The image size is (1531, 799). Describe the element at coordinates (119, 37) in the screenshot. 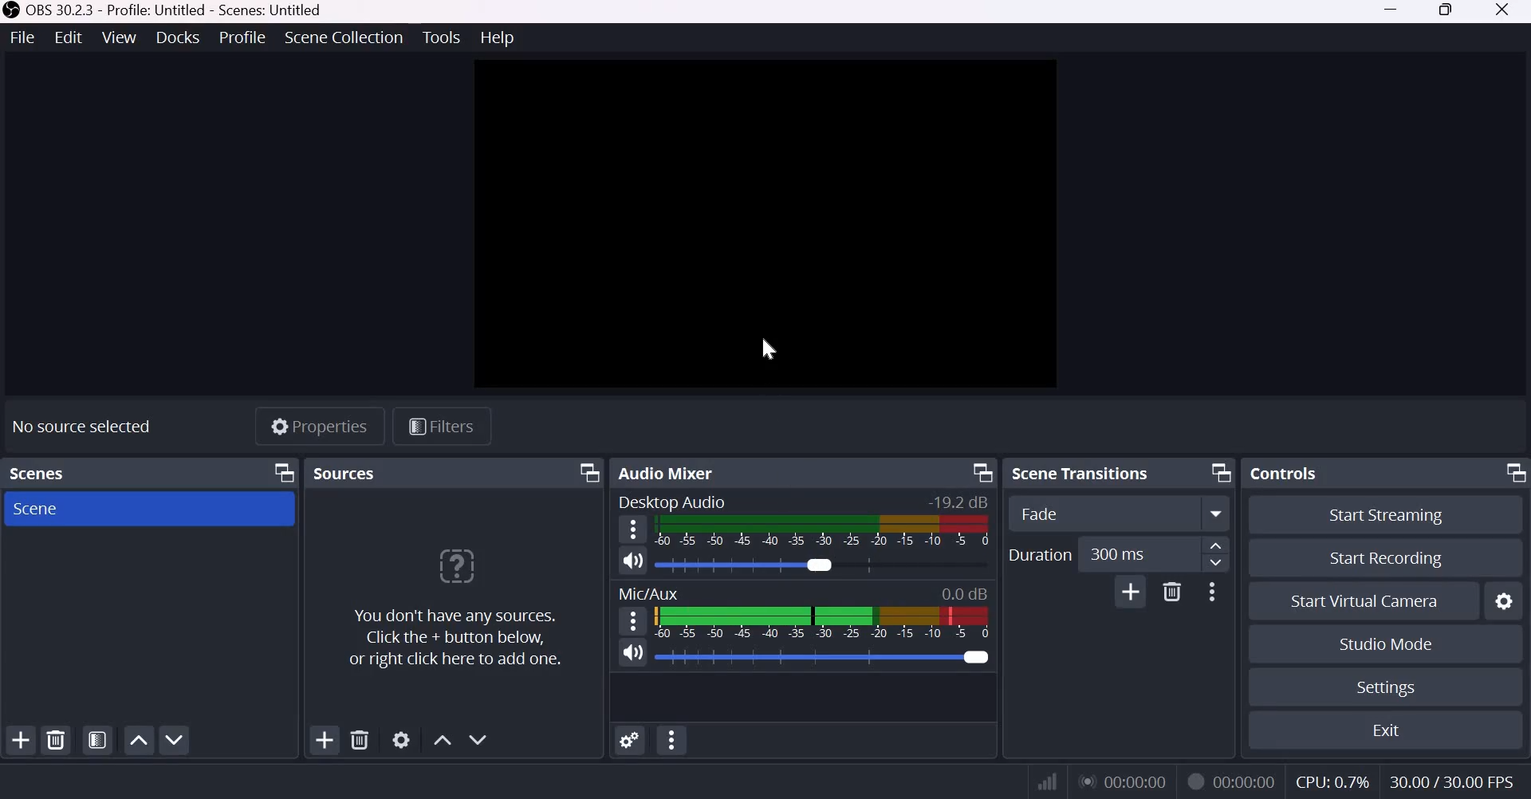

I see `View` at that location.